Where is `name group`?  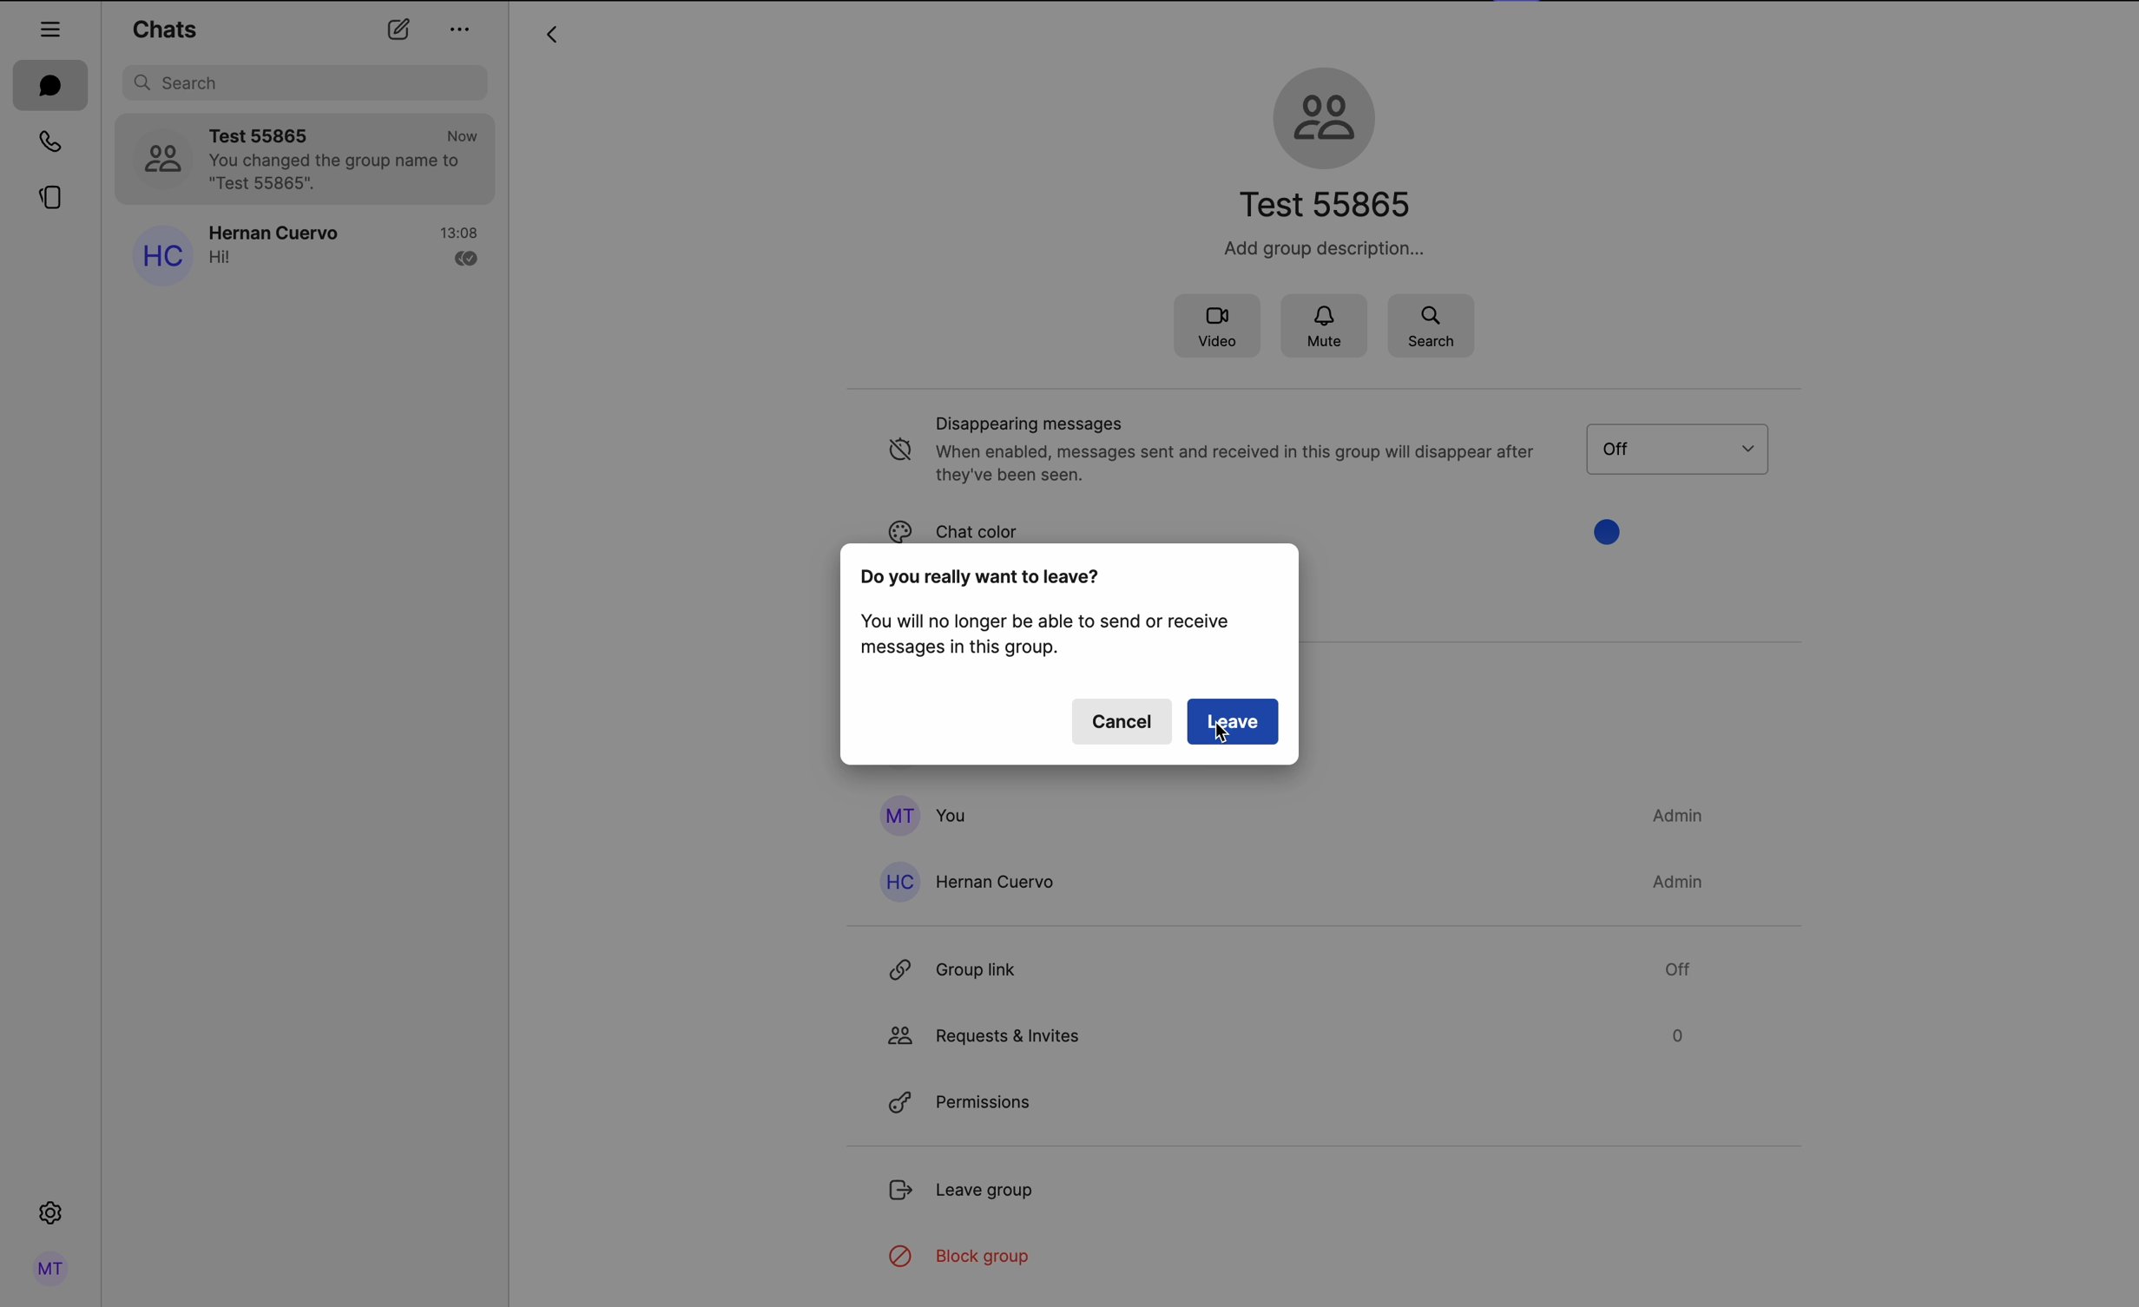 name group is located at coordinates (1333, 204).